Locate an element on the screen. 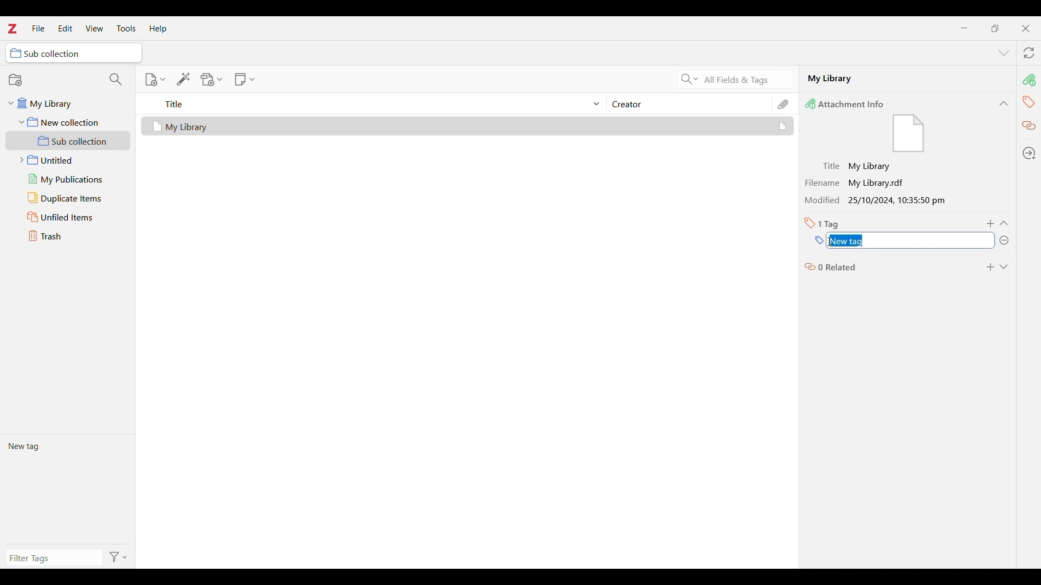 The image size is (1041, 585). Current tags is located at coordinates (67, 489).